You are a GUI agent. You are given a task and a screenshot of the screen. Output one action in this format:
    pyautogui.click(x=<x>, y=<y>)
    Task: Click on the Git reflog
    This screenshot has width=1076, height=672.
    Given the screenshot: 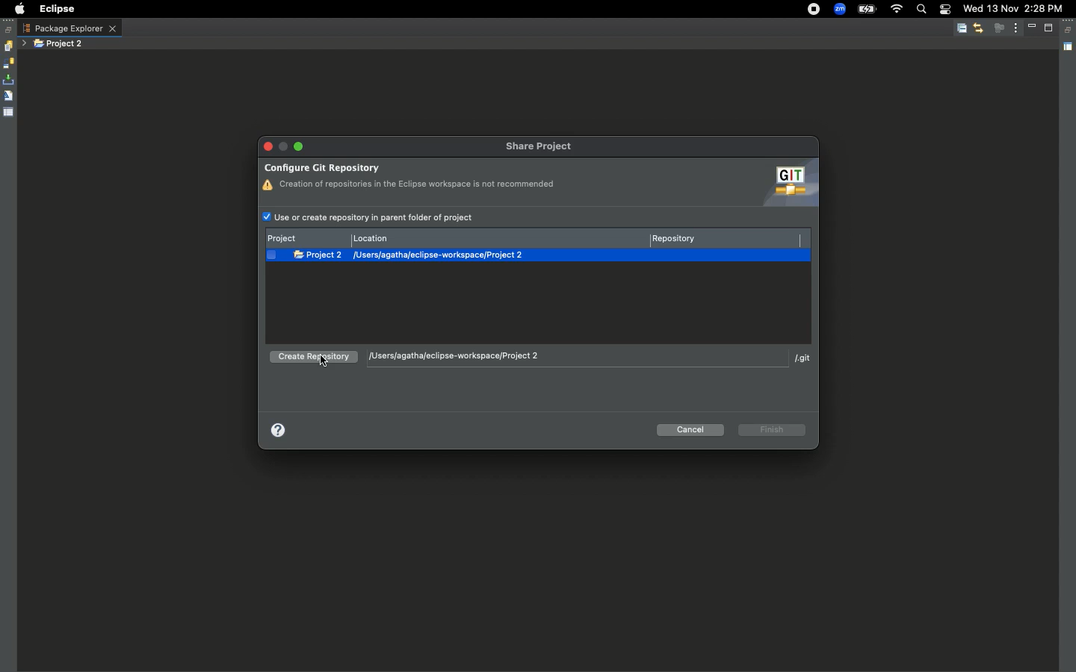 What is the action you would take?
    pyautogui.click(x=8, y=97)
    